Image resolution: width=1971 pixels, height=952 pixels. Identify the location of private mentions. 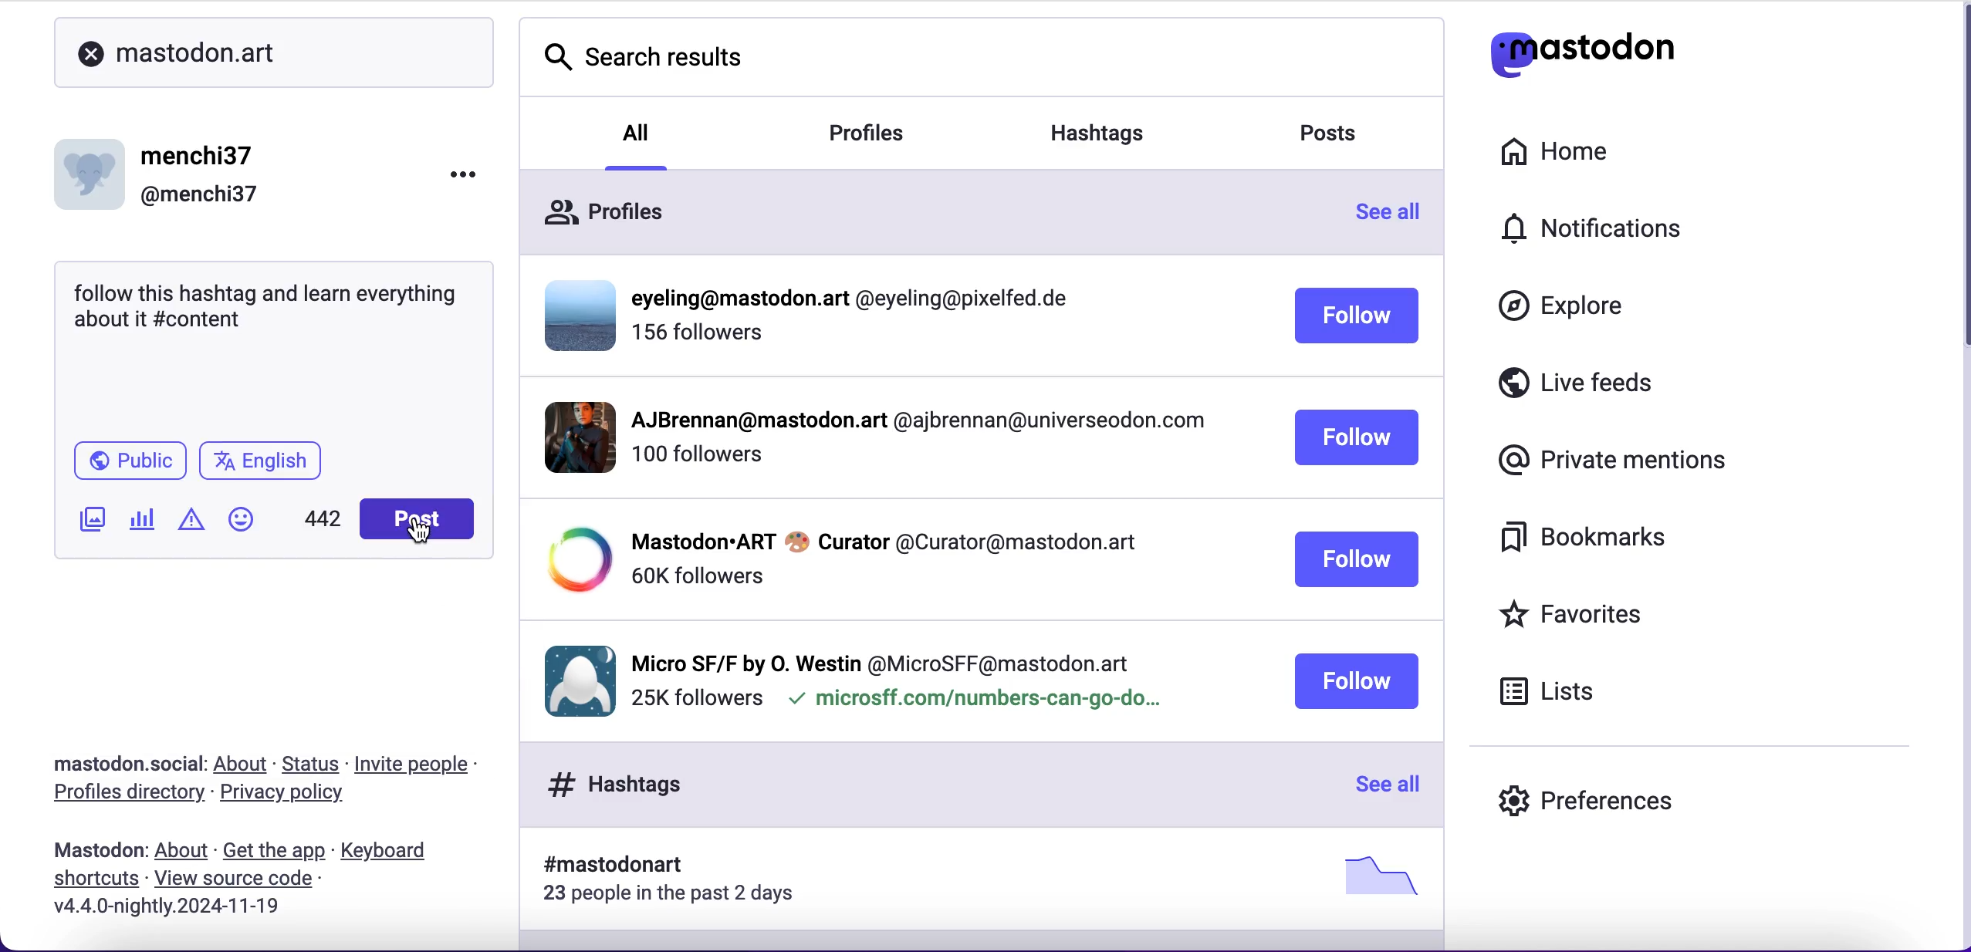
(1607, 461).